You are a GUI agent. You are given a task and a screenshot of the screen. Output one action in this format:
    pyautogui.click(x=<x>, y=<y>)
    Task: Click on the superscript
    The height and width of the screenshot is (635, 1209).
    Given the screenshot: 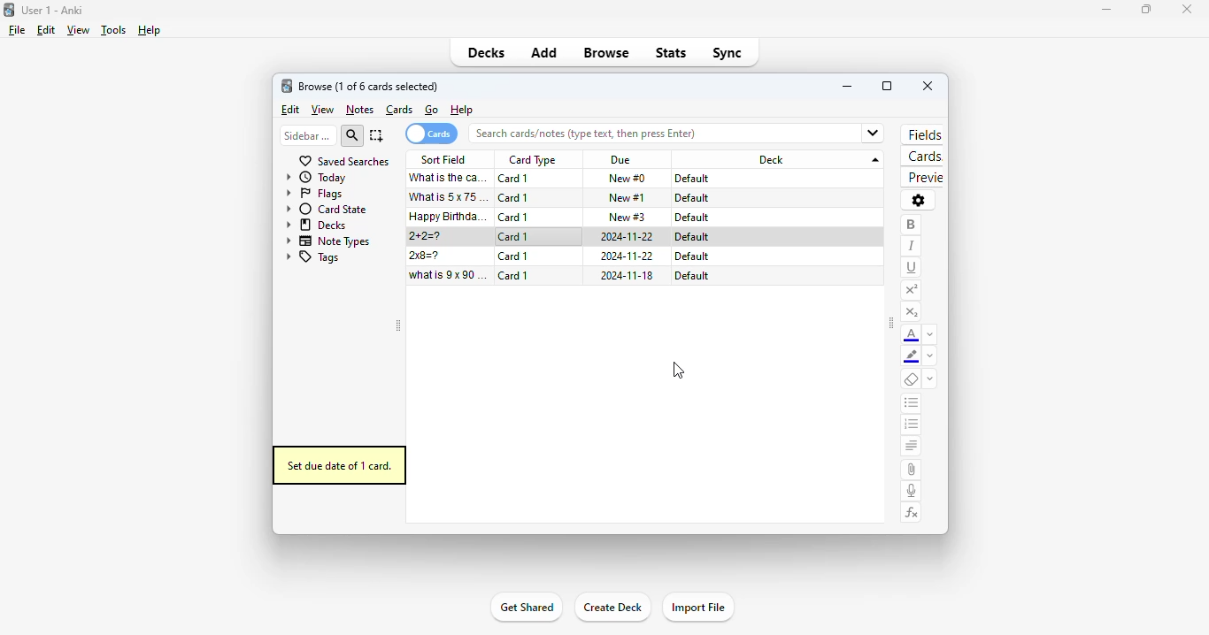 What is the action you would take?
    pyautogui.click(x=911, y=290)
    